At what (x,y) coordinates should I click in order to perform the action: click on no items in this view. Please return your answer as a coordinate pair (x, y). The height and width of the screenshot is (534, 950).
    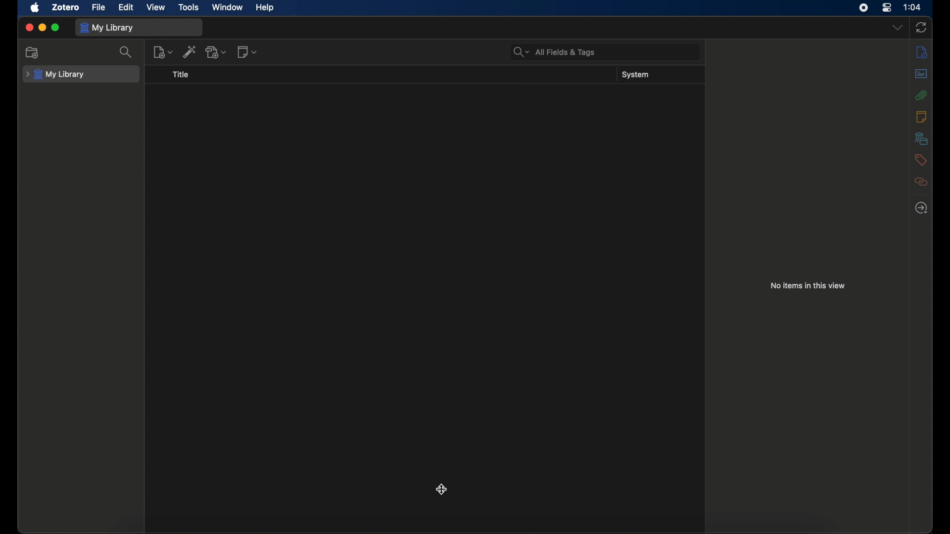
    Looking at the image, I should click on (808, 285).